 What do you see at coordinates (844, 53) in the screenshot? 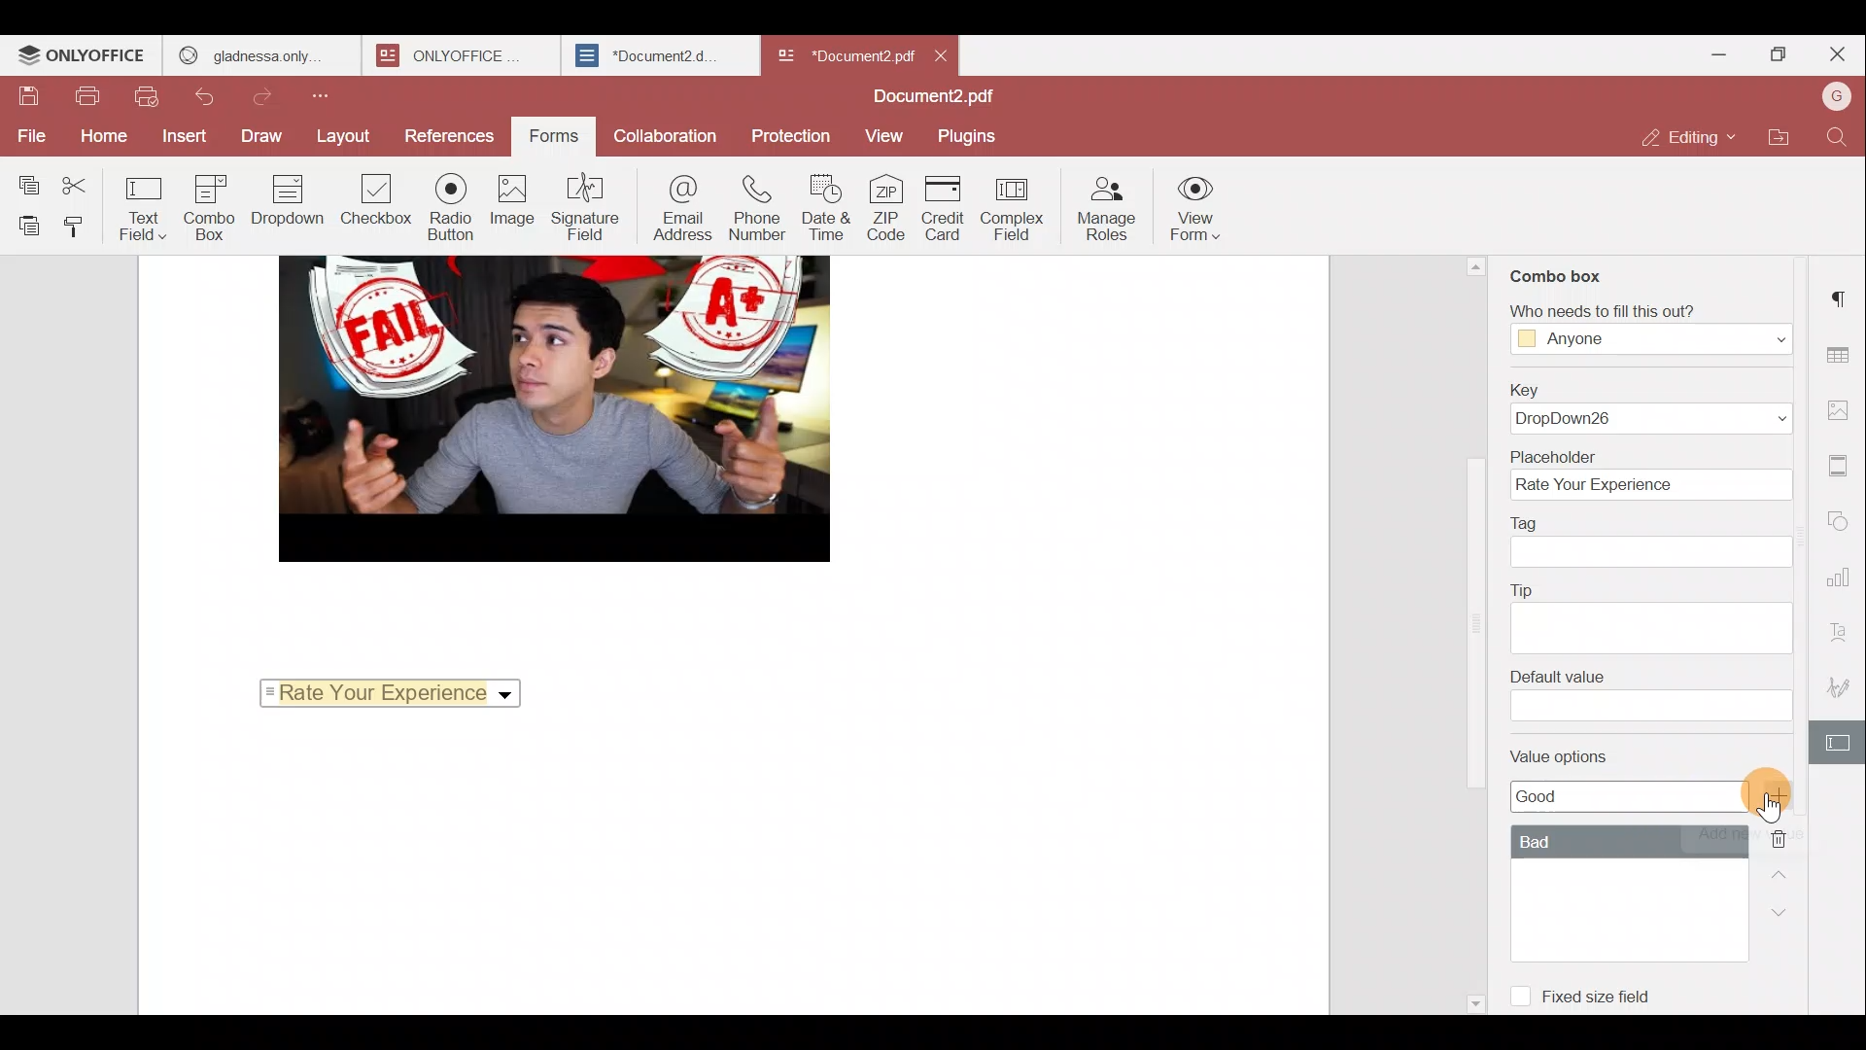
I see `*Document2 pdf` at bounding box center [844, 53].